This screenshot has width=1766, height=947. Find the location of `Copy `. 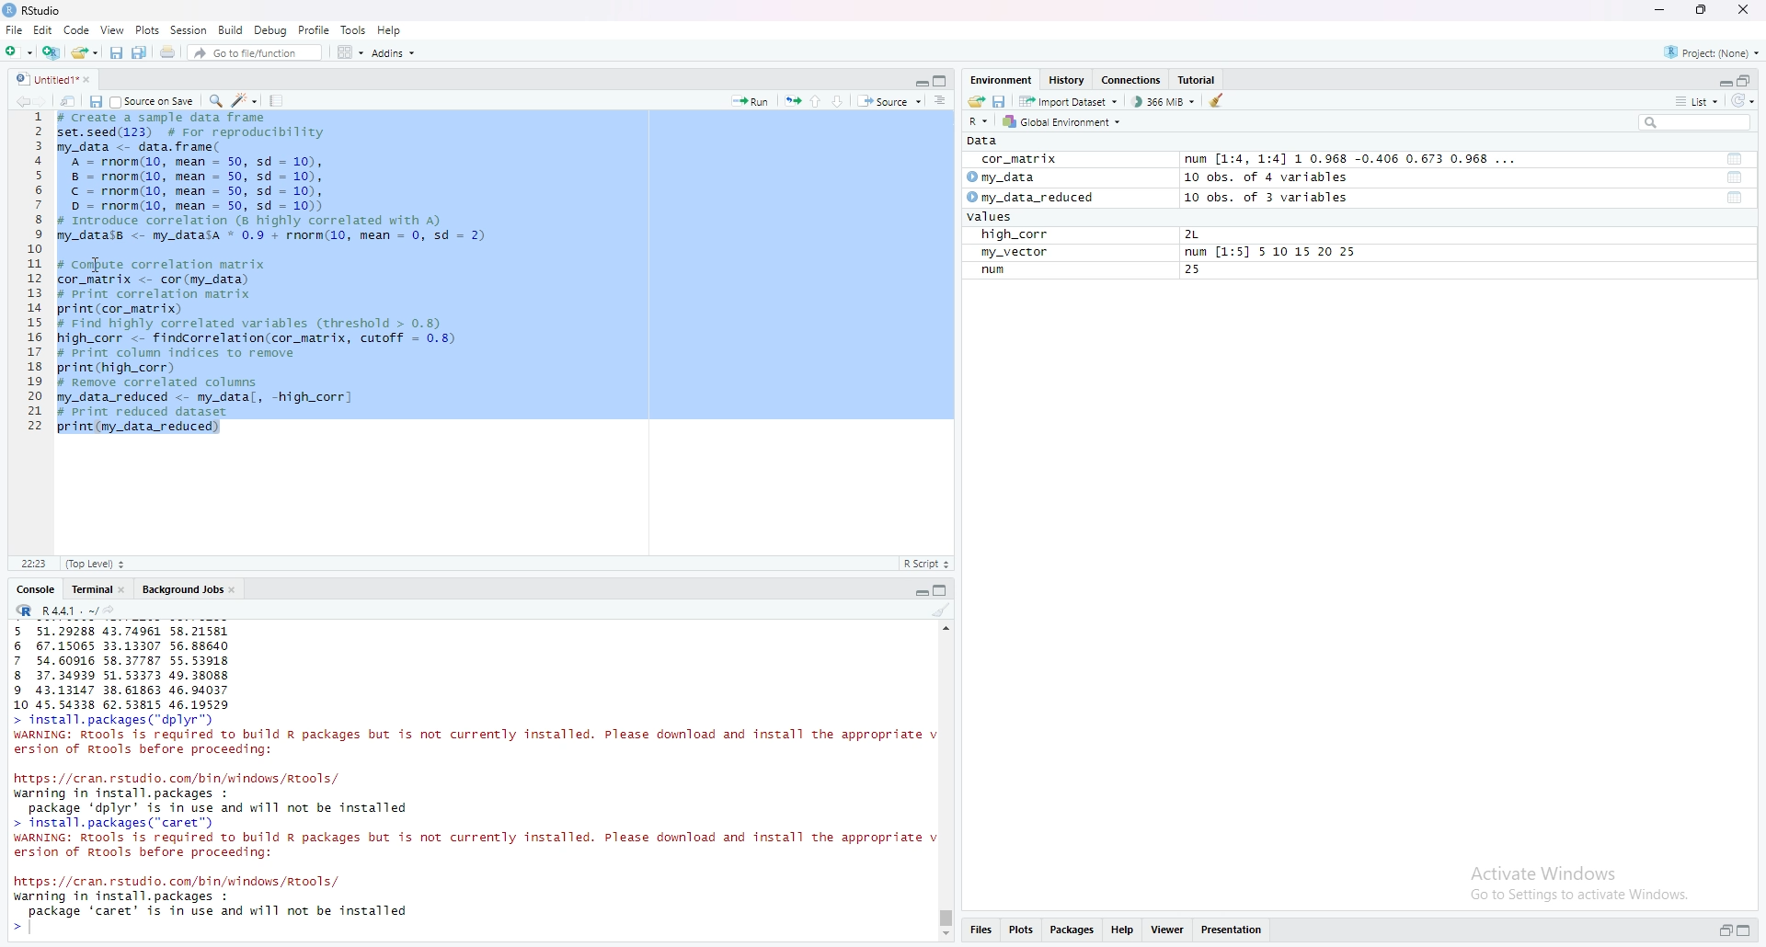

Copy  is located at coordinates (140, 52).